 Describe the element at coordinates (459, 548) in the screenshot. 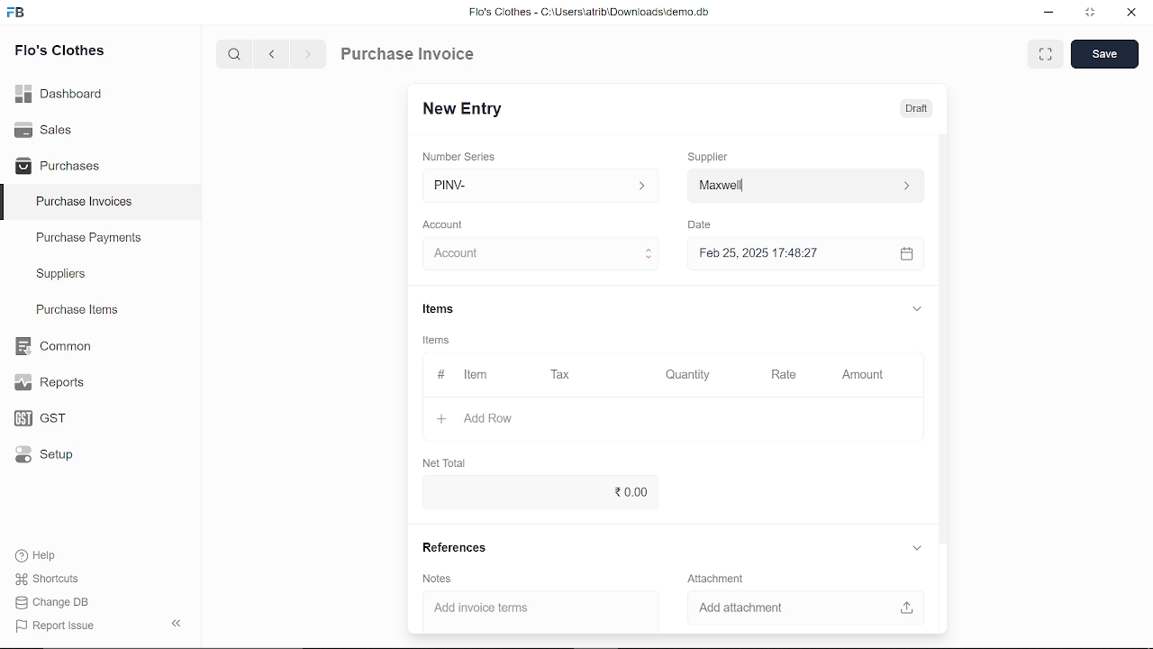

I see `References.` at that location.